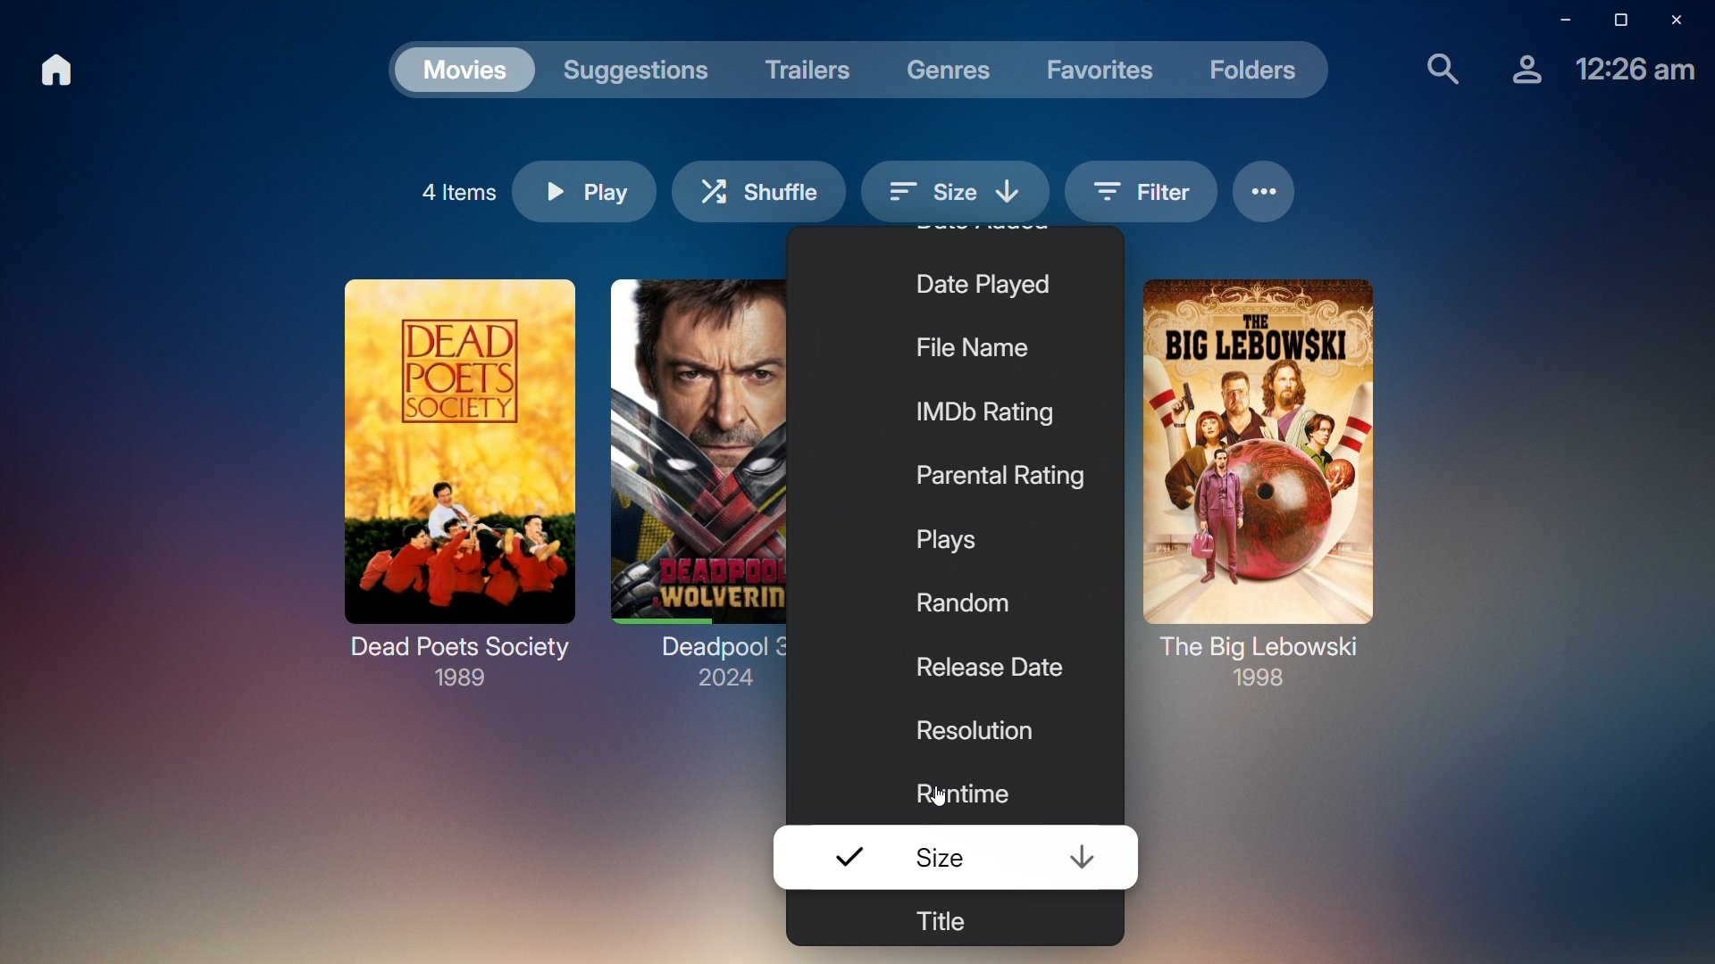 Image resolution: width=1715 pixels, height=964 pixels. What do you see at coordinates (1433, 71) in the screenshot?
I see `Find` at bounding box center [1433, 71].